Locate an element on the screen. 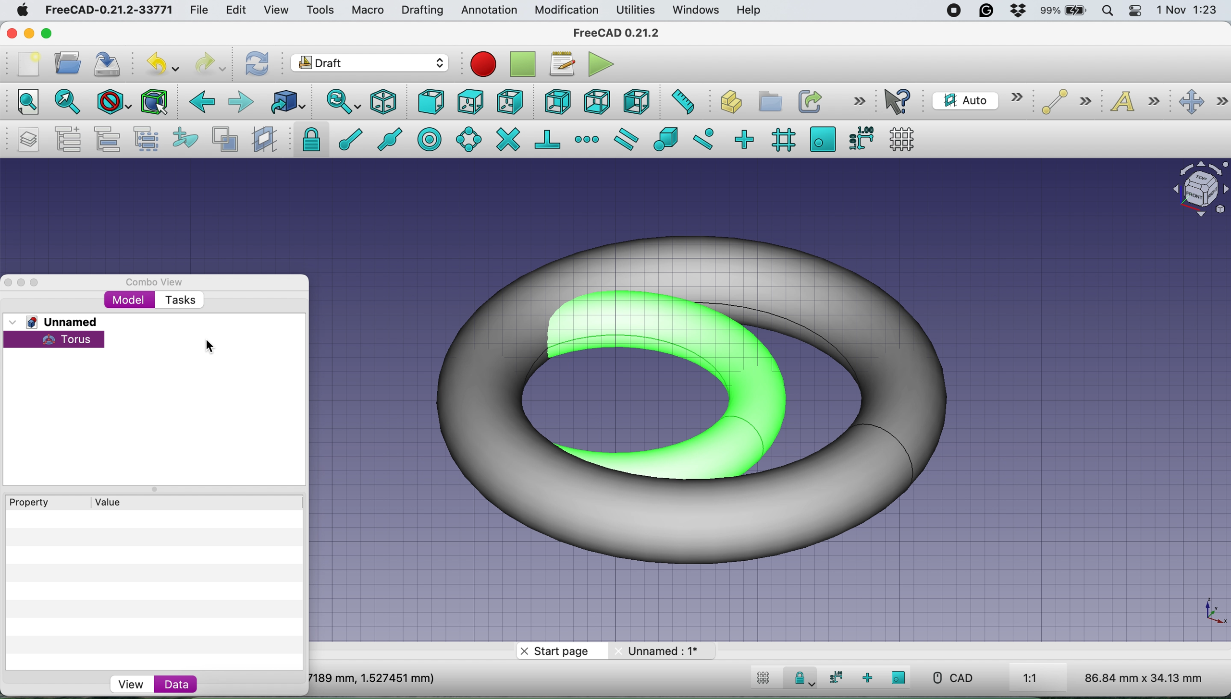 This screenshot has width=1231, height=699. snap ortho is located at coordinates (747, 138).